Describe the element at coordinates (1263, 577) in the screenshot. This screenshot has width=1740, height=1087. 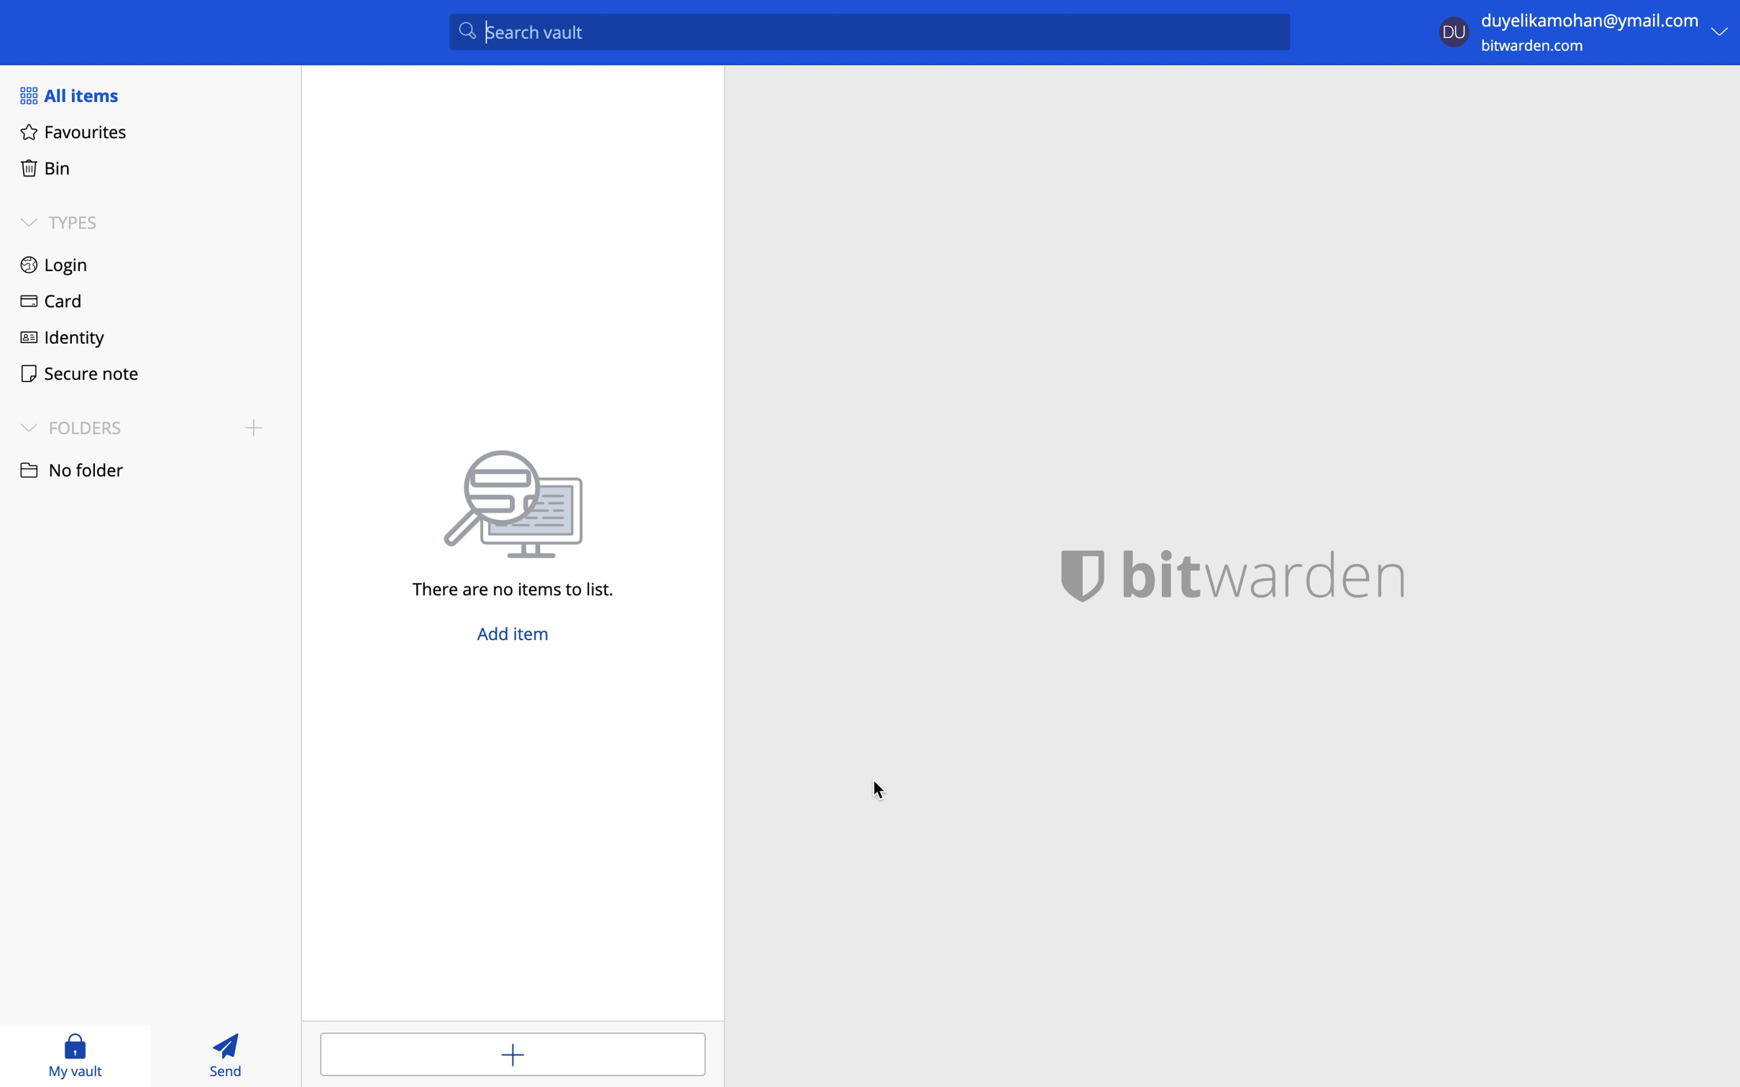
I see `bitwarden logo` at that location.